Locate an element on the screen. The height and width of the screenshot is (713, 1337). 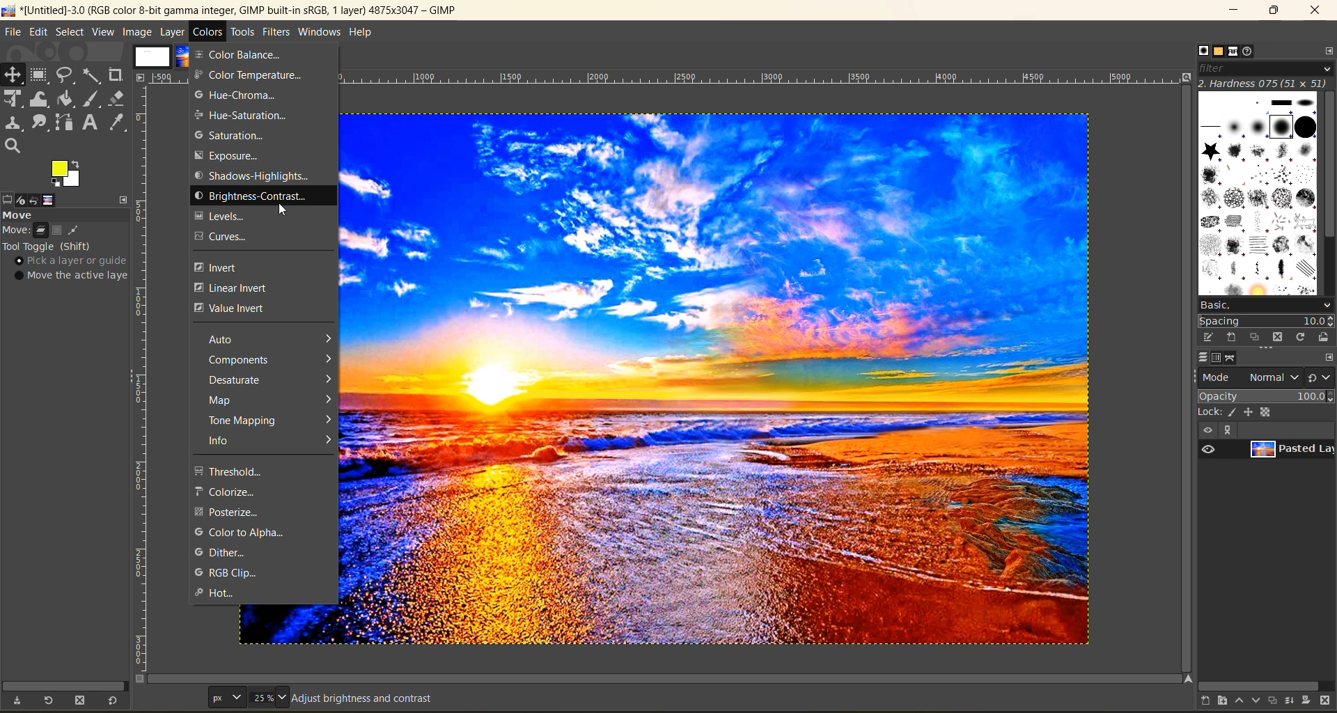
file name and app title is located at coordinates (238, 13).